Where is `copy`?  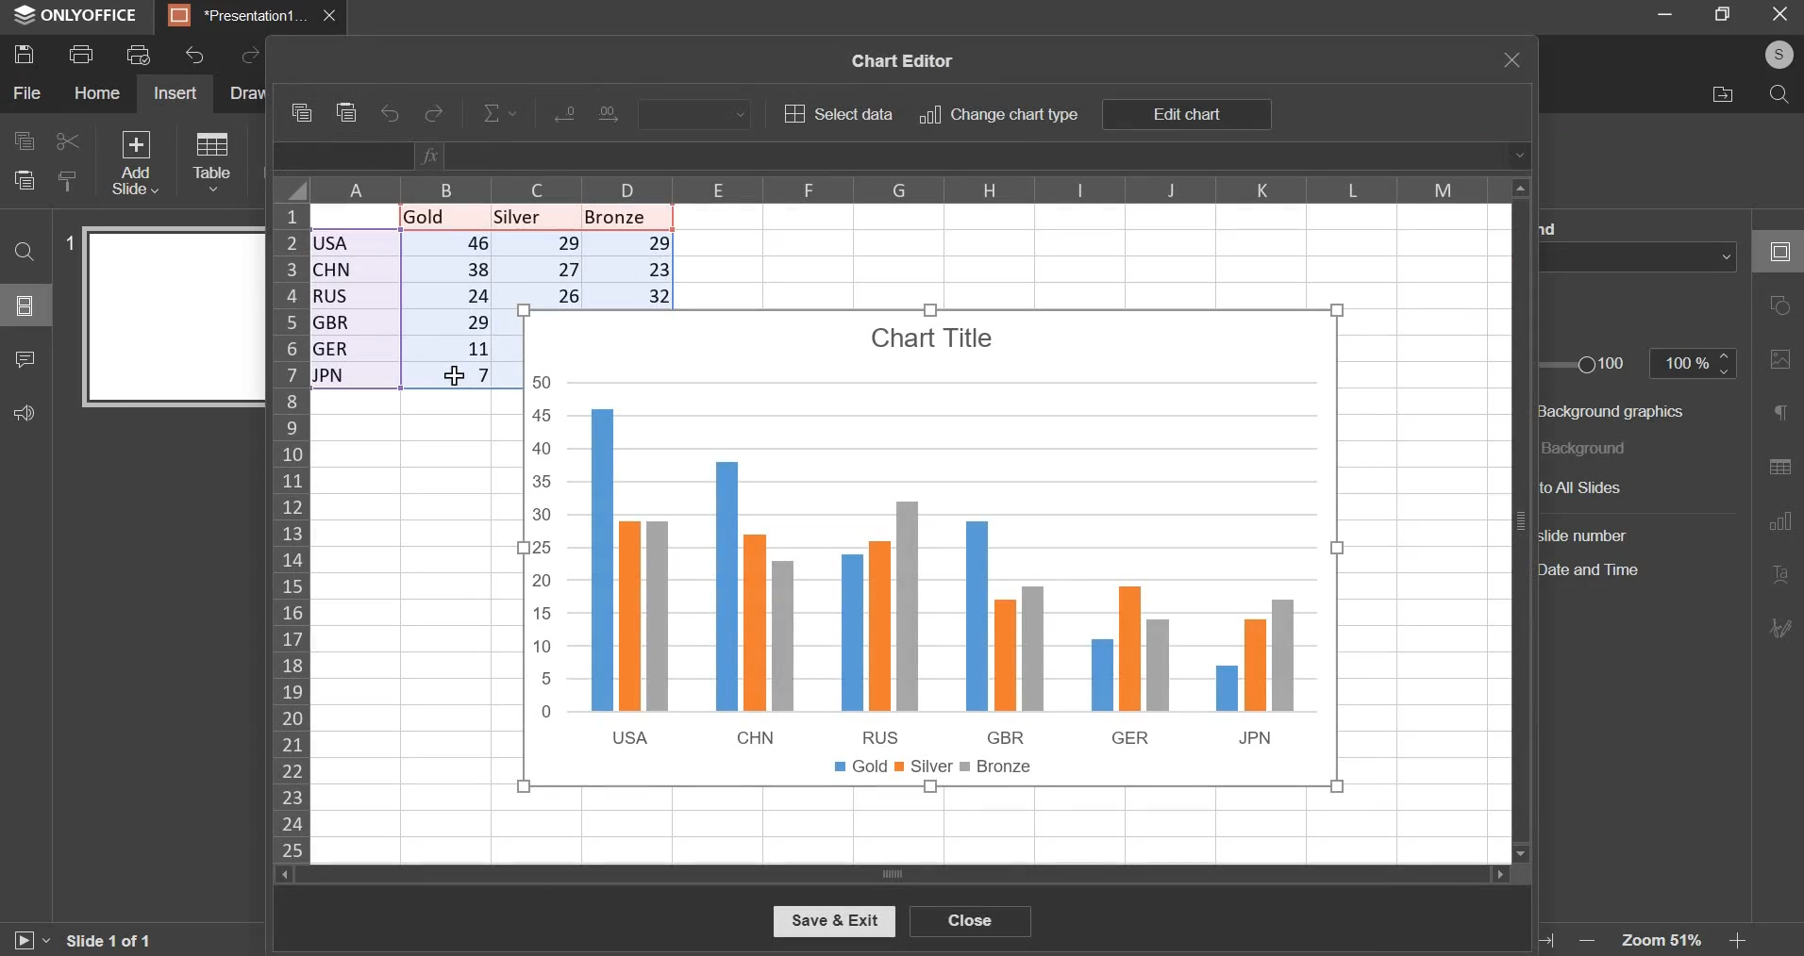
copy is located at coordinates (23, 141).